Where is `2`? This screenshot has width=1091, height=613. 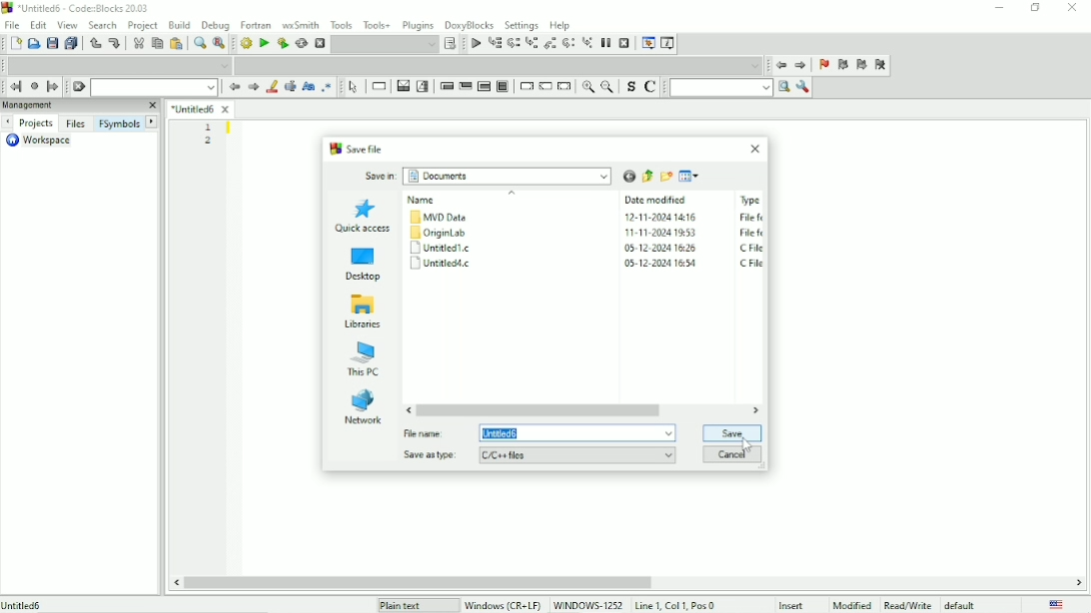
2 is located at coordinates (208, 141).